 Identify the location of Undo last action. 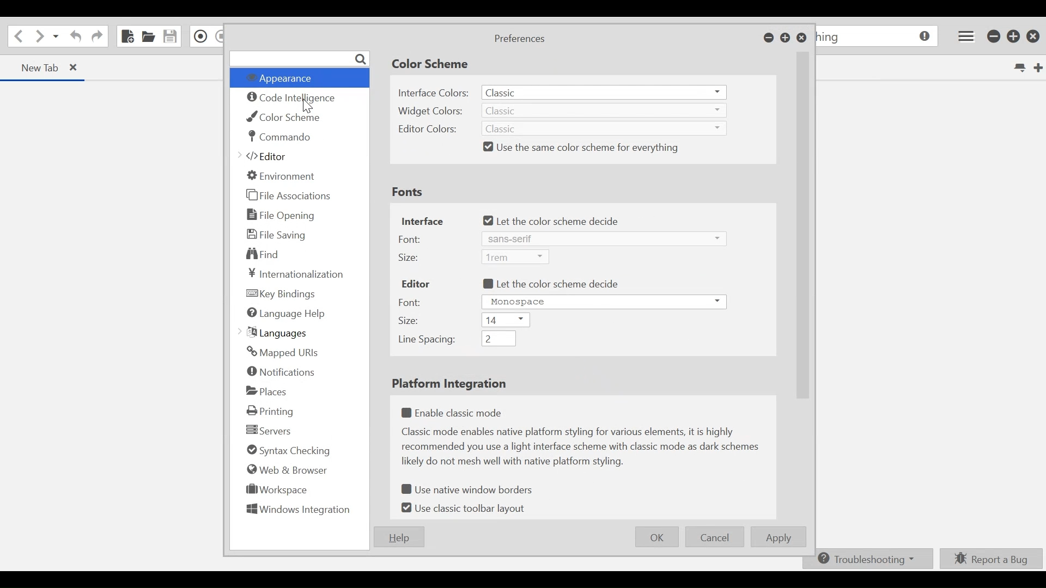
(74, 38).